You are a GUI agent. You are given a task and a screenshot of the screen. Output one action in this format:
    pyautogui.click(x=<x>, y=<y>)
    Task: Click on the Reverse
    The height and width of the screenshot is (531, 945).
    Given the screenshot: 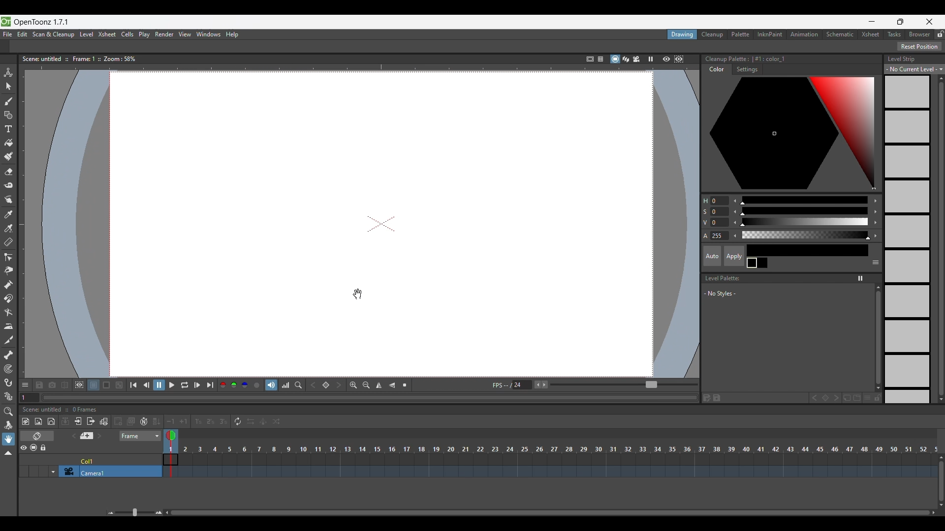 What is the action you would take?
    pyautogui.click(x=251, y=421)
    